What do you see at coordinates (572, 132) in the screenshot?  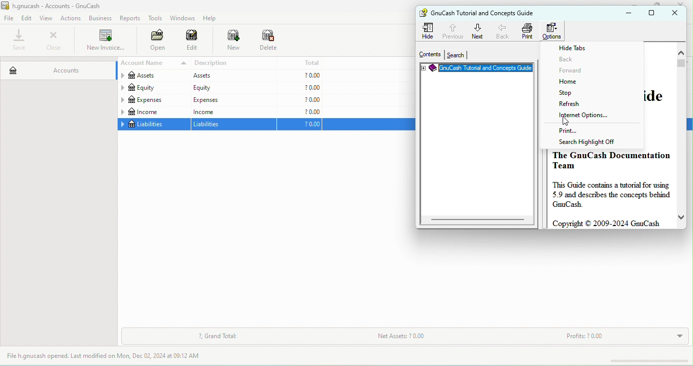 I see `print` at bounding box center [572, 132].